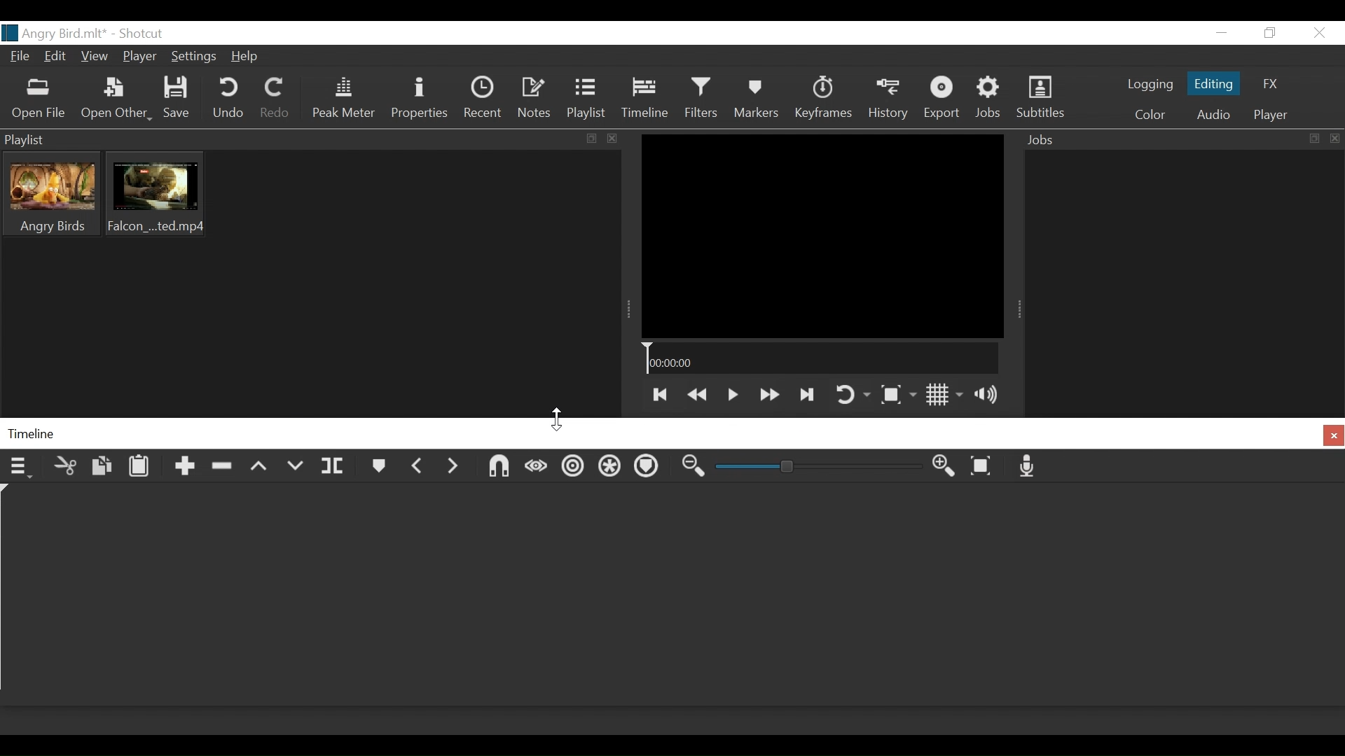 The image size is (1345, 756). I want to click on Media Viewer, so click(821, 234).